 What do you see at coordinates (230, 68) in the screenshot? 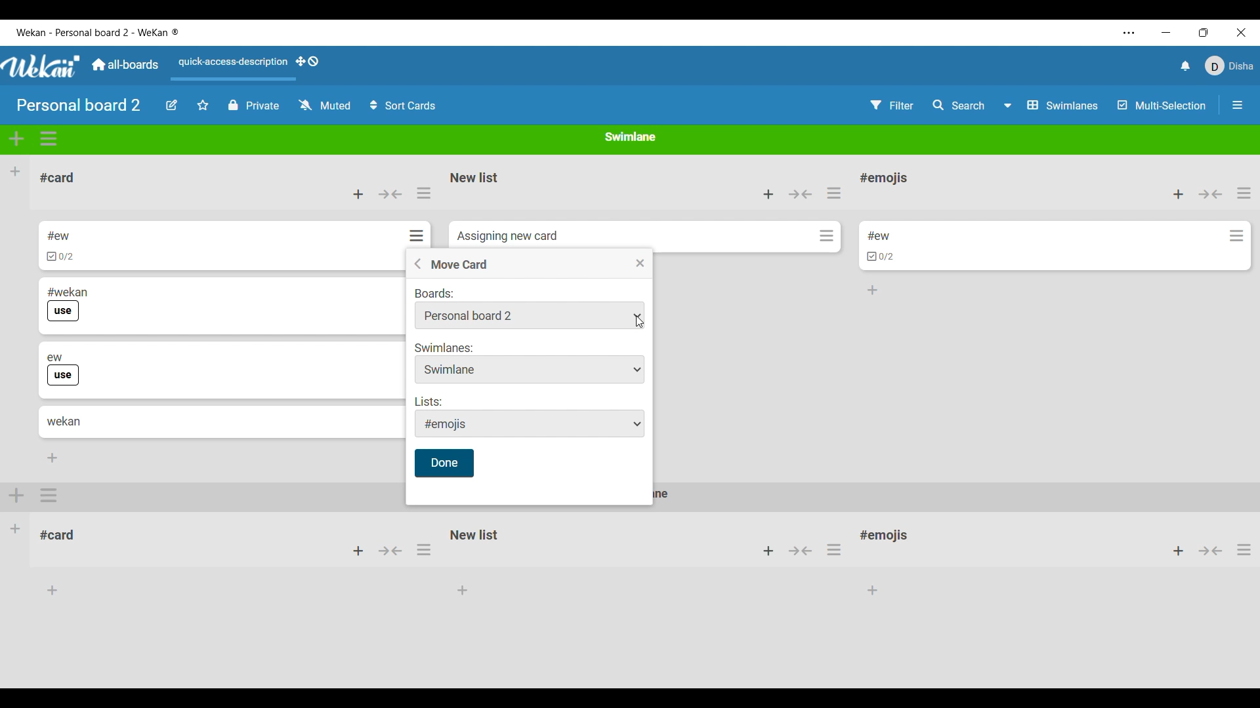
I see `Quick access description` at bounding box center [230, 68].